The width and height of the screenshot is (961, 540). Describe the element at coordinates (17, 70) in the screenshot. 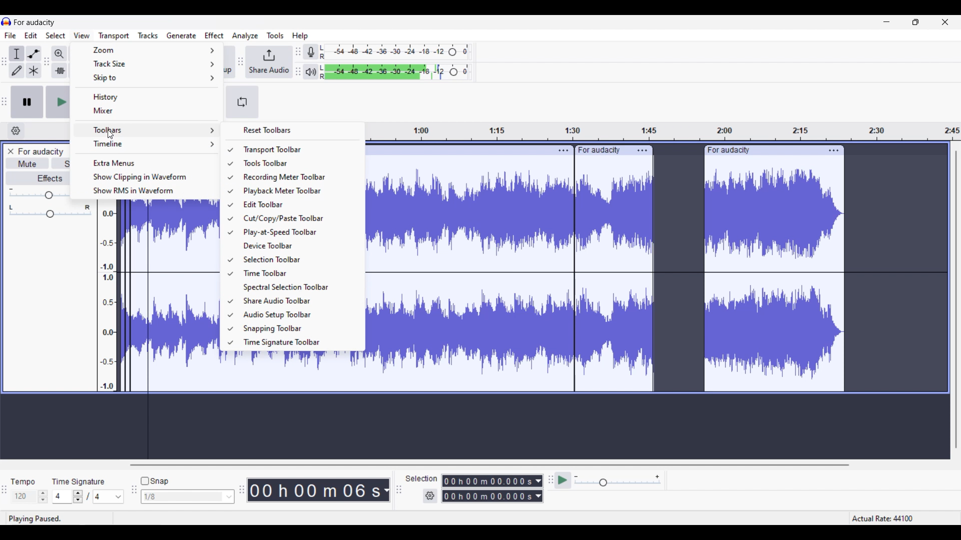

I see `Draw tool` at that location.